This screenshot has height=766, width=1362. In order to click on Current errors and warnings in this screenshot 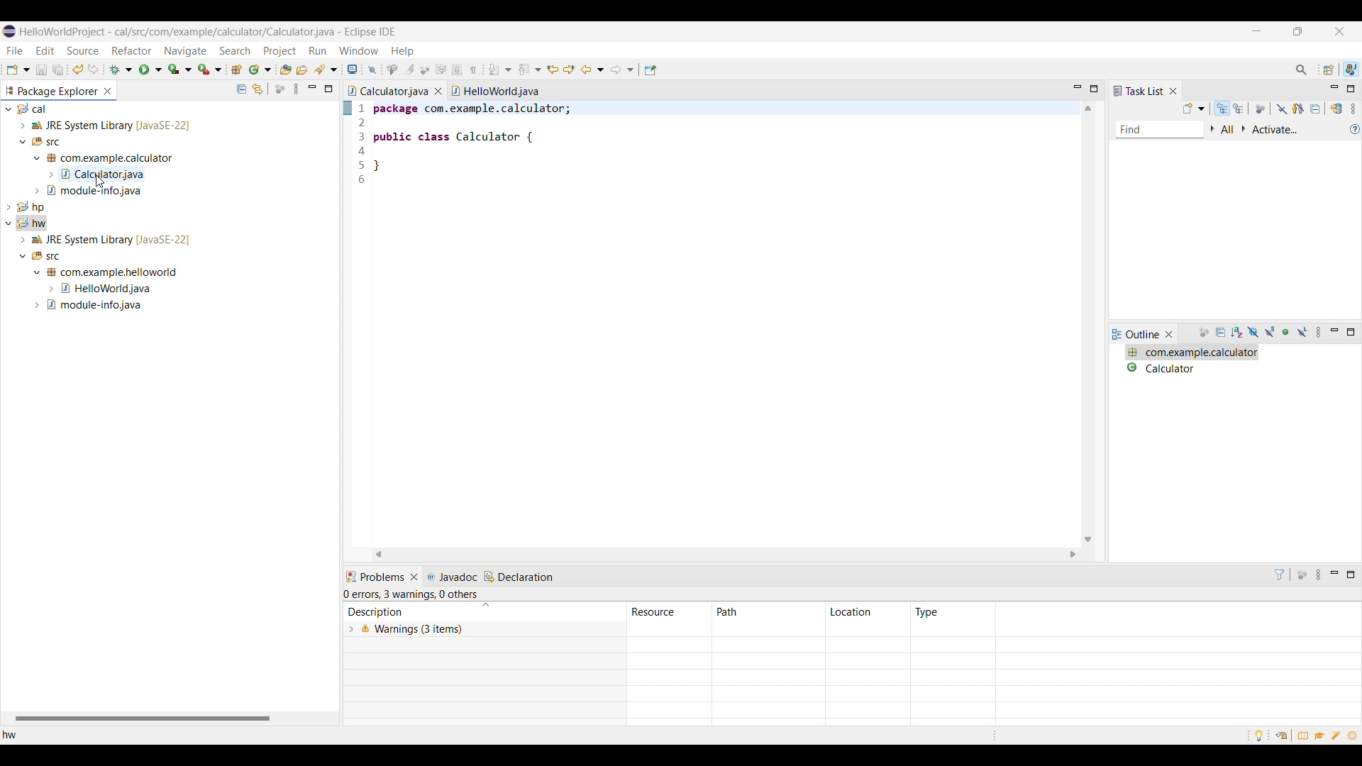, I will do `click(414, 595)`.